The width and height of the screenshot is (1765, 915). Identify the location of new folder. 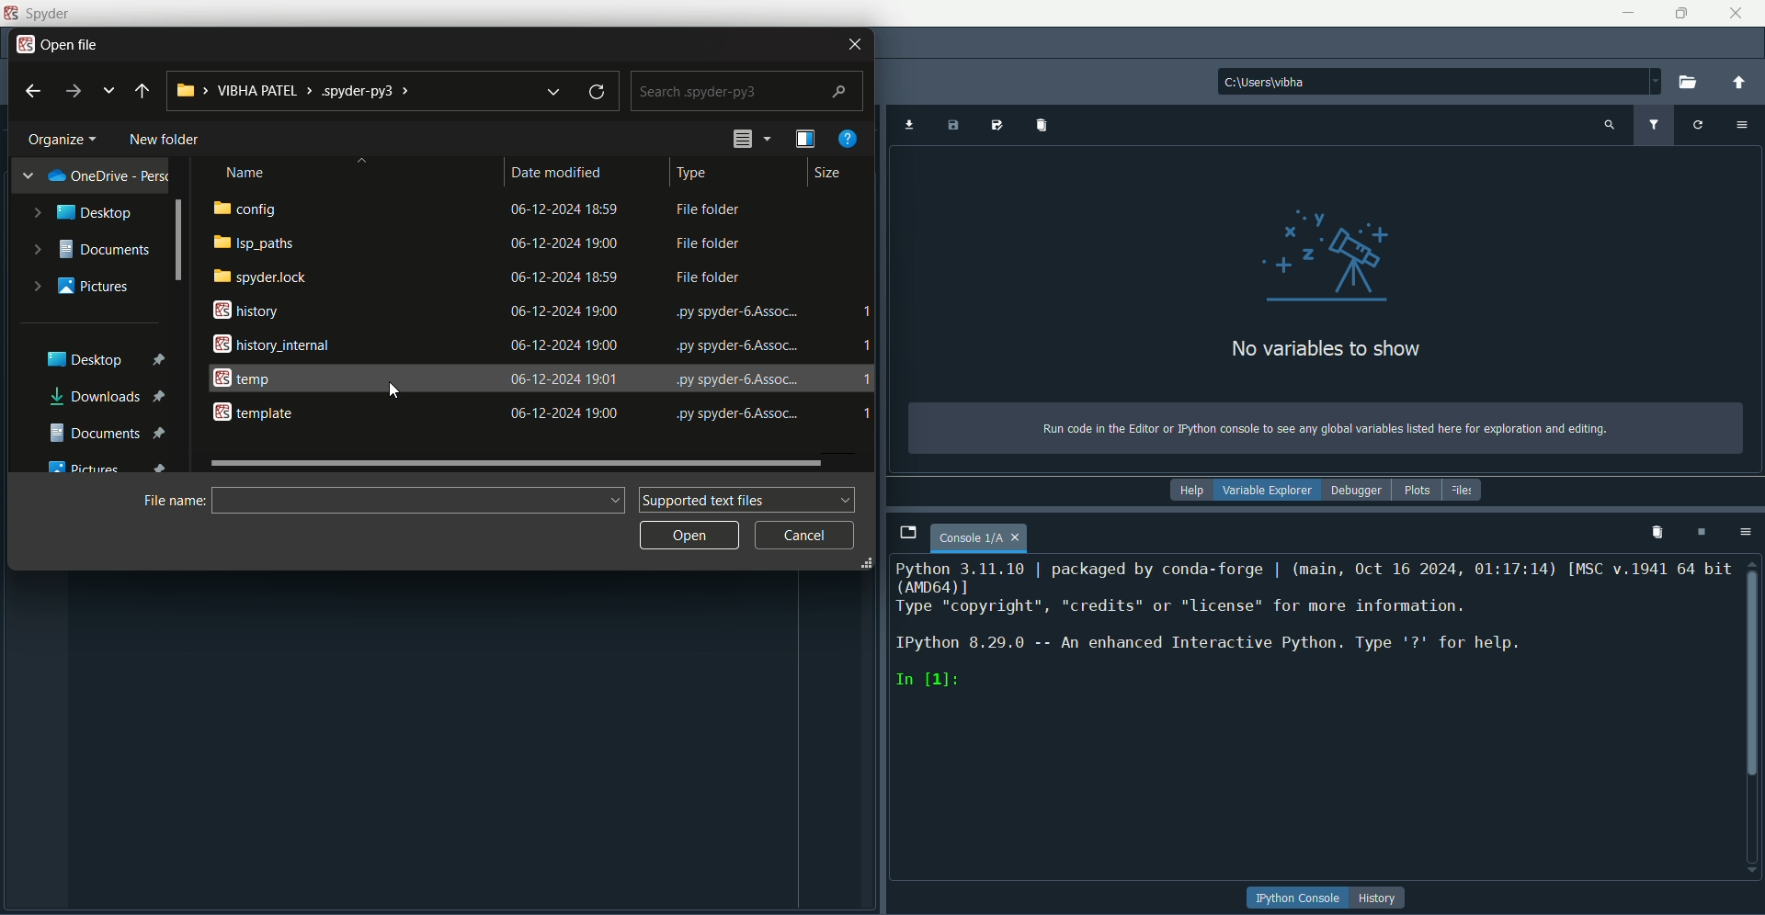
(165, 140).